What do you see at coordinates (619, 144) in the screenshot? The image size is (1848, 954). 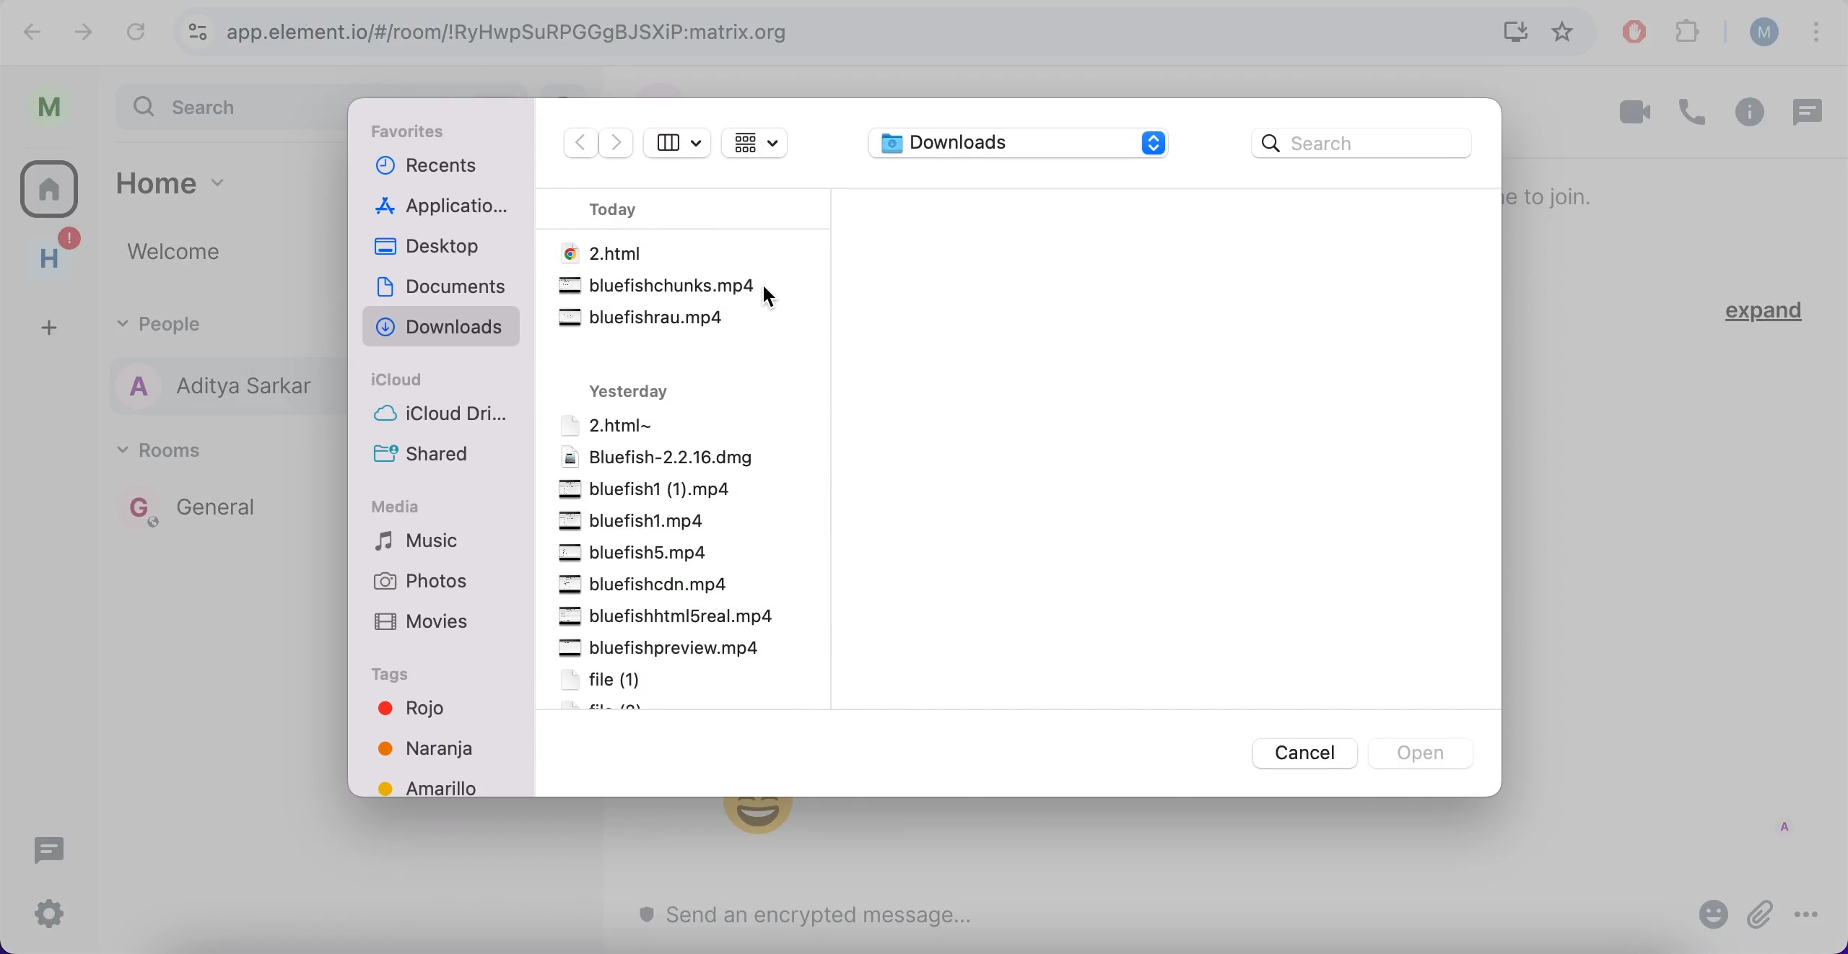 I see `forwards` at bounding box center [619, 144].